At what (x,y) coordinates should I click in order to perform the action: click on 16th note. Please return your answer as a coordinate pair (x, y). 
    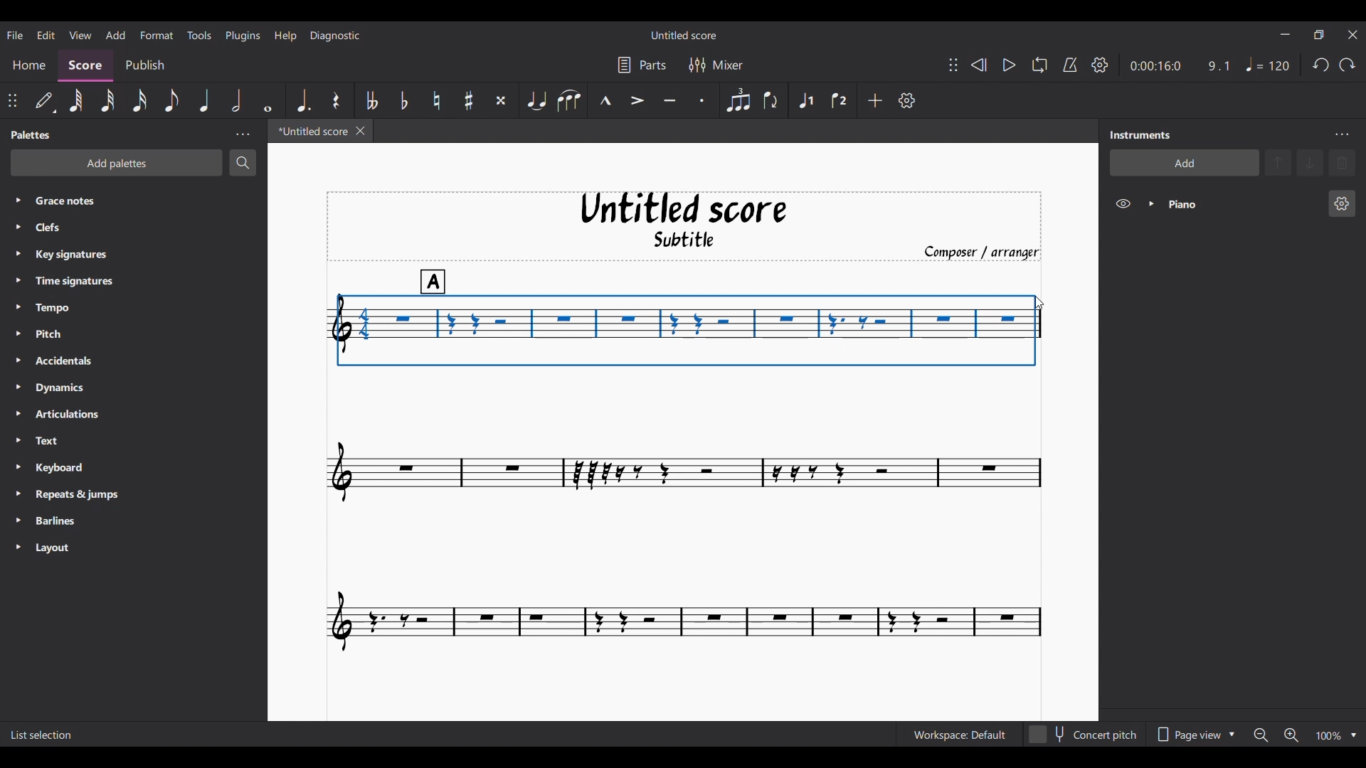
    Looking at the image, I should click on (139, 100).